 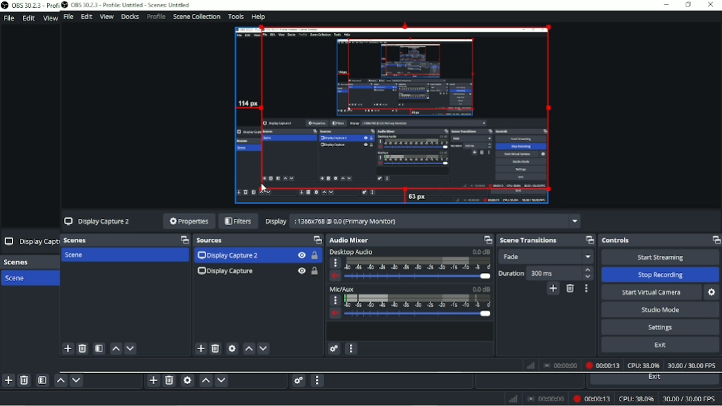 I want to click on Display Capture 2, so click(x=230, y=256).